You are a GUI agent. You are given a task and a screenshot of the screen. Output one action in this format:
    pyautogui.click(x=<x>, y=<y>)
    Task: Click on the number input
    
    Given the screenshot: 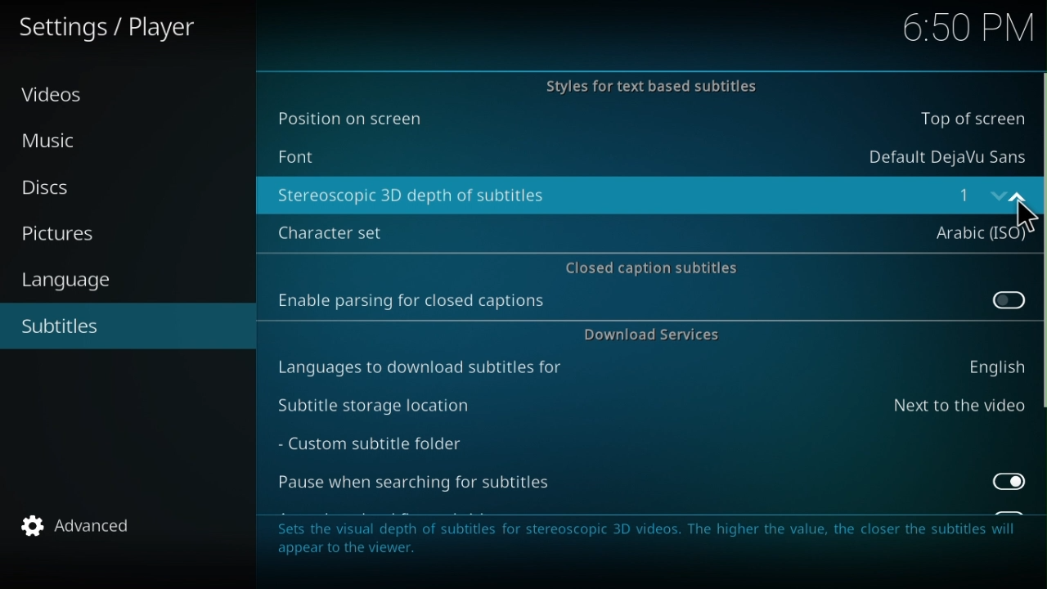 What is the action you would take?
    pyautogui.click(x=979, y=194)
    